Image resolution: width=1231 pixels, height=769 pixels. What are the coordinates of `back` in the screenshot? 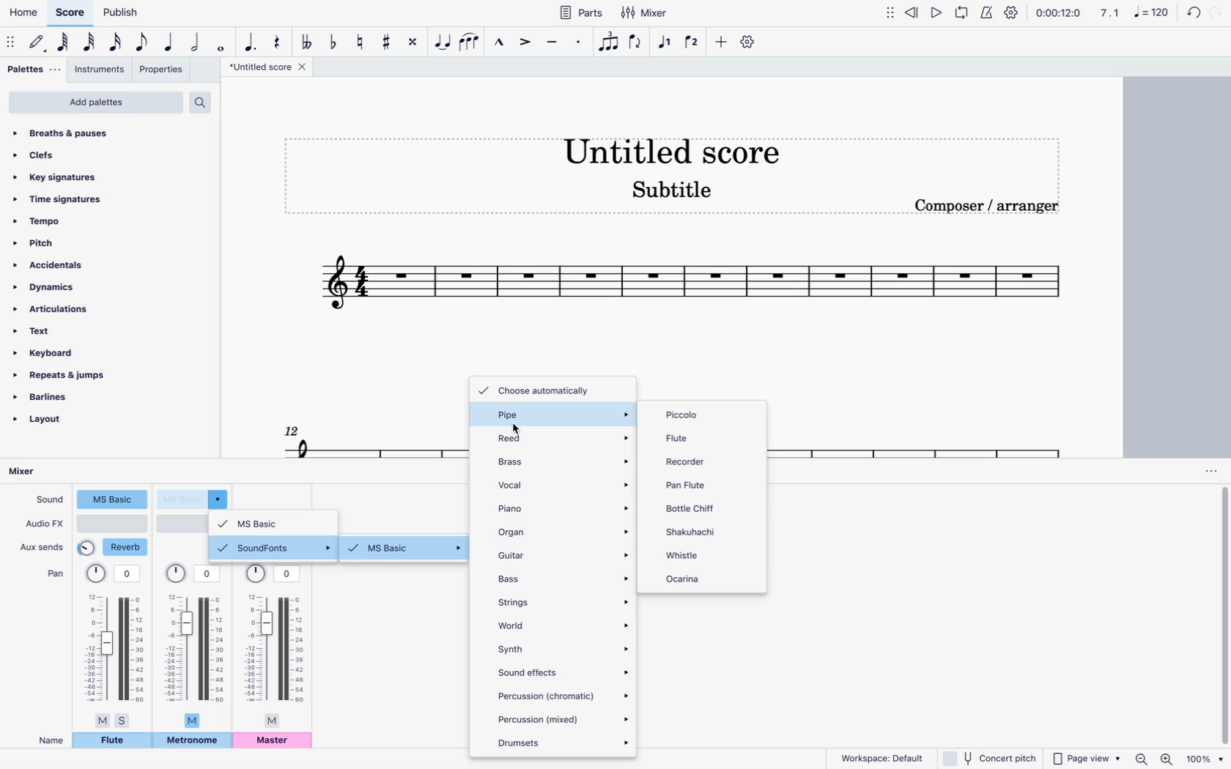 It's located at (1190, 12).